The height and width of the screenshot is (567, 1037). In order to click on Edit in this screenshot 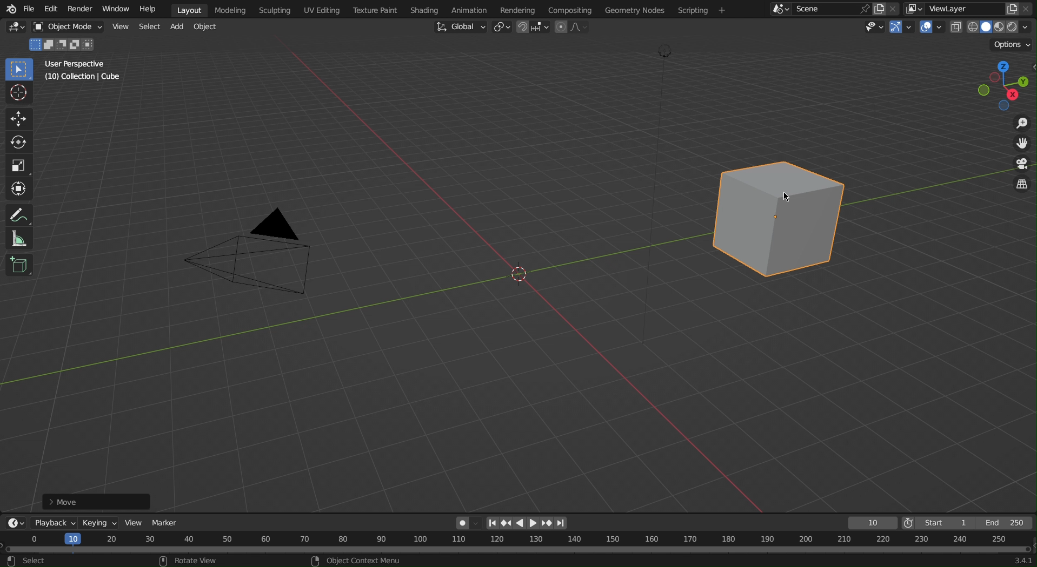, I will do `click(49, 9)`.